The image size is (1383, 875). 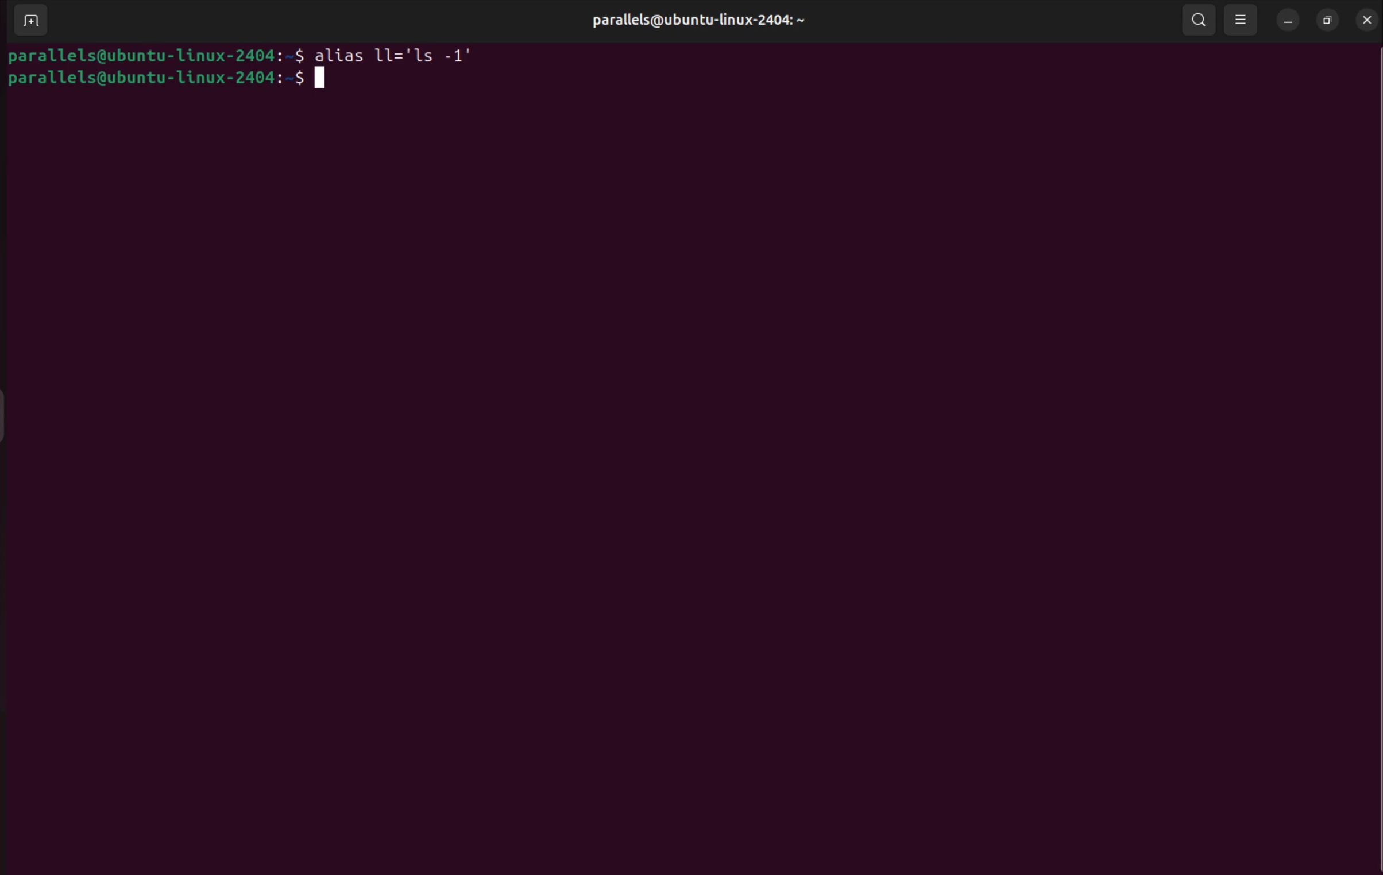 I want to click on resize, so click(x=1326, y=22).